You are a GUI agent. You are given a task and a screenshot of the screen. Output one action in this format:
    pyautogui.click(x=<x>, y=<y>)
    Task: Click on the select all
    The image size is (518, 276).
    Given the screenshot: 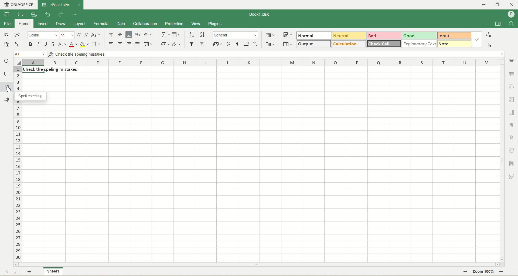 What is the action you would take?
    pyautogui.click(x=17, y=63)
    